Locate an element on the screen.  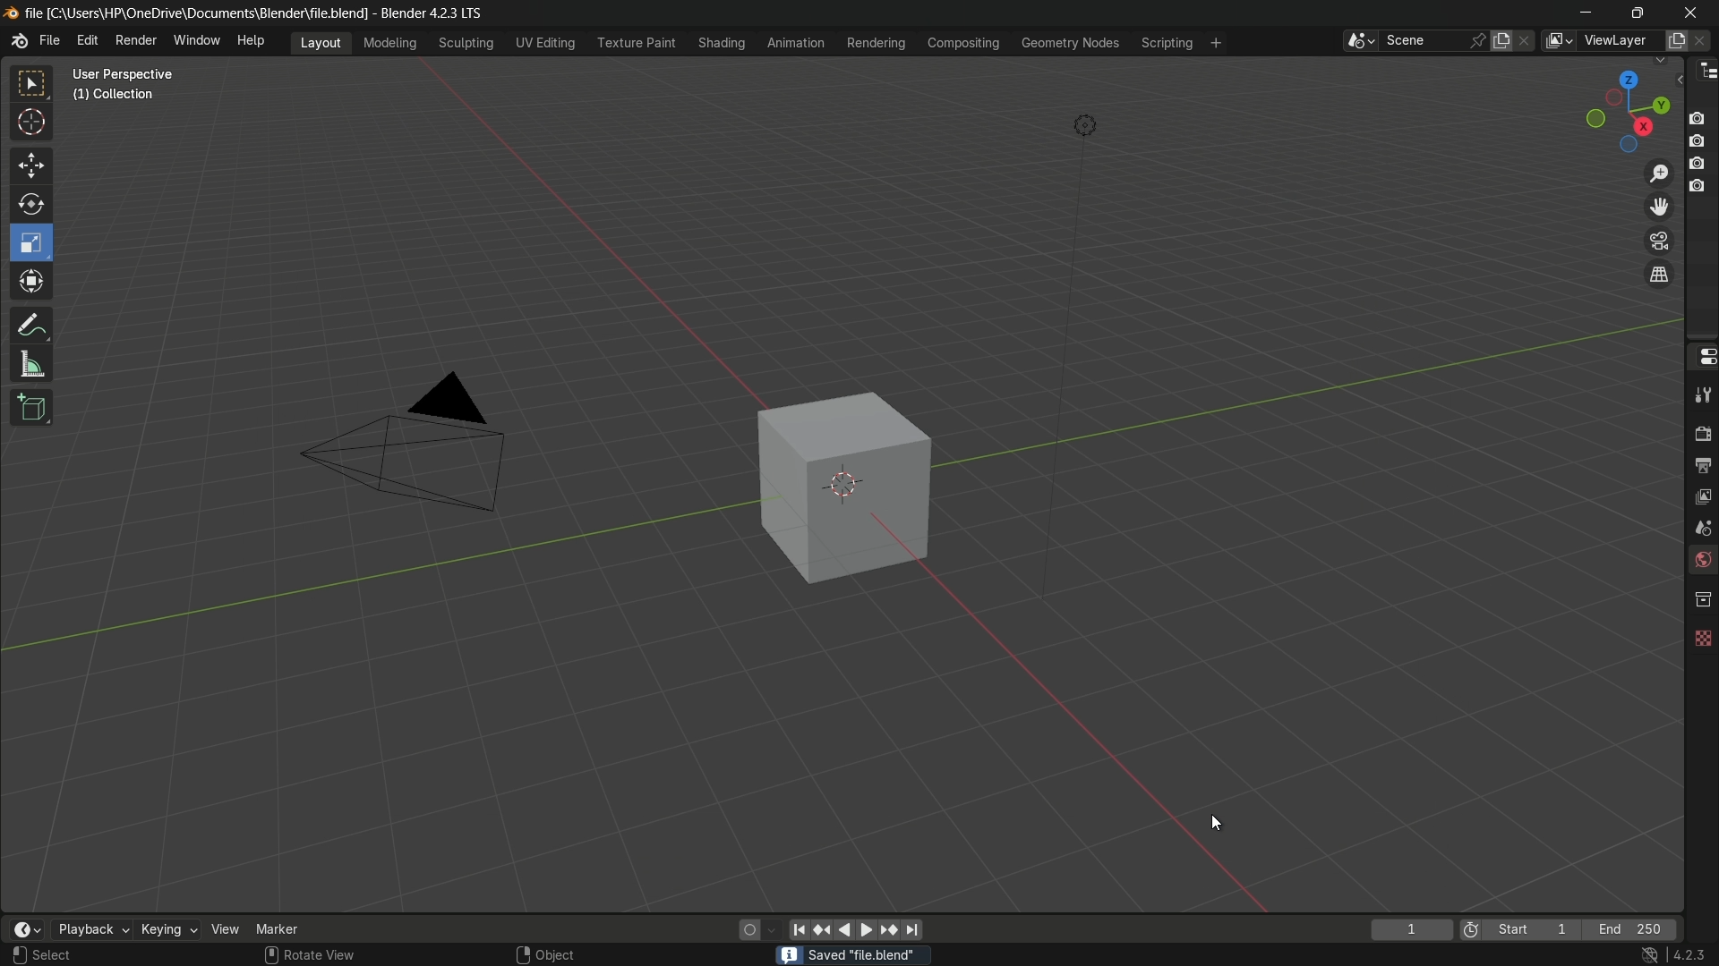
auto keyframe is located at coordinates (773, 929).